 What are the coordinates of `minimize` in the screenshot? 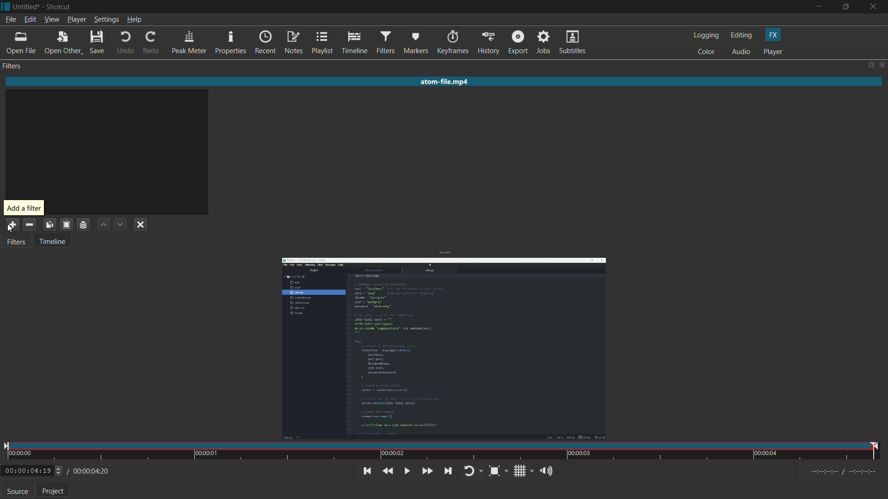 It's located at (822, 7).